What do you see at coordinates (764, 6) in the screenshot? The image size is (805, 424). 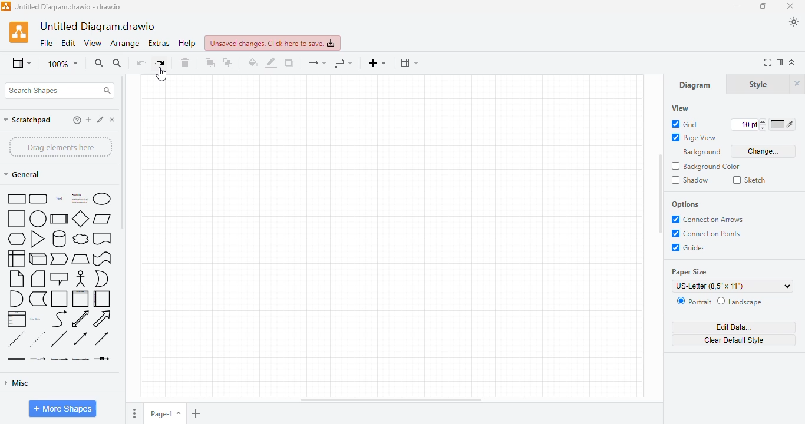 I see `maximize` at bounding box center [764, 6].